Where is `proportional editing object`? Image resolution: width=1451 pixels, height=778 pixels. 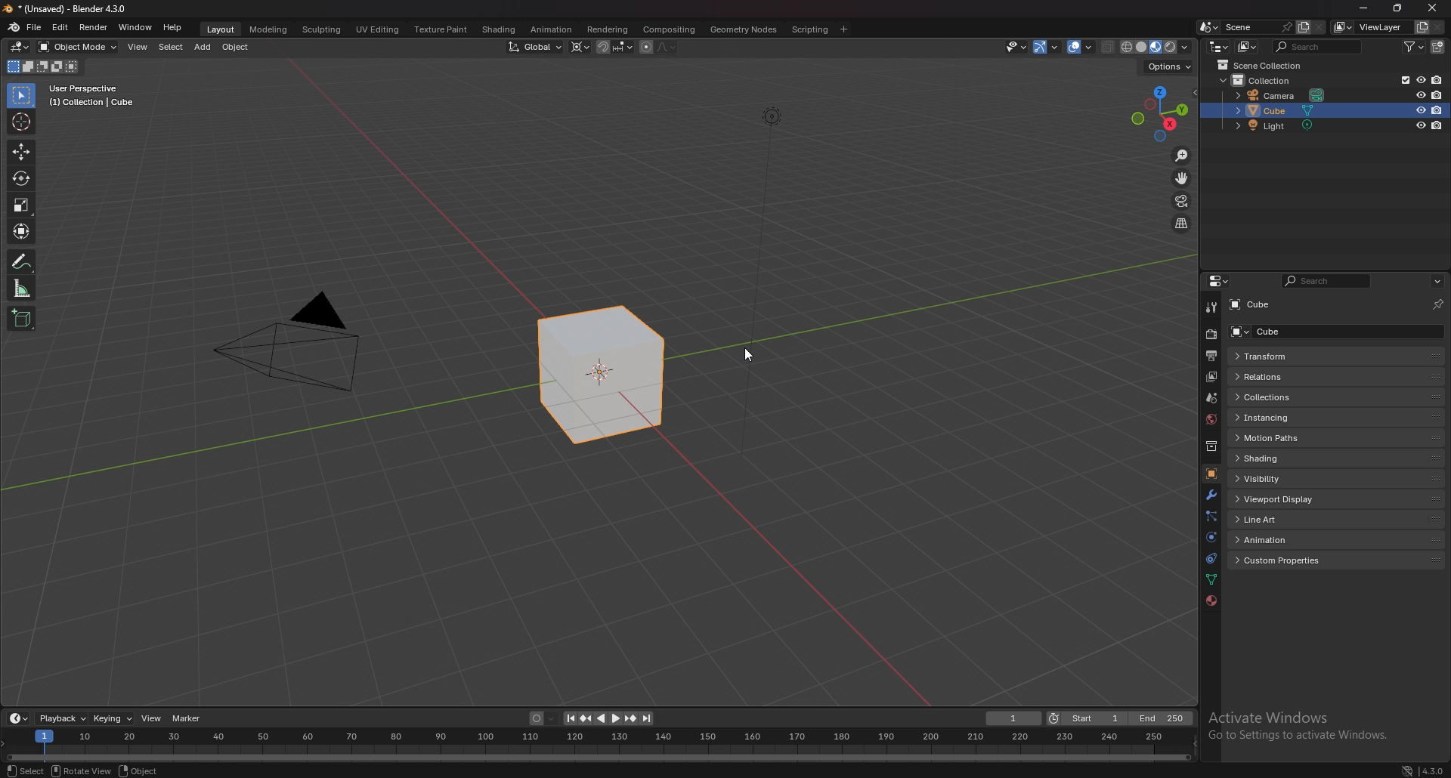 proportional editing object is located at coordinates (647, 48).